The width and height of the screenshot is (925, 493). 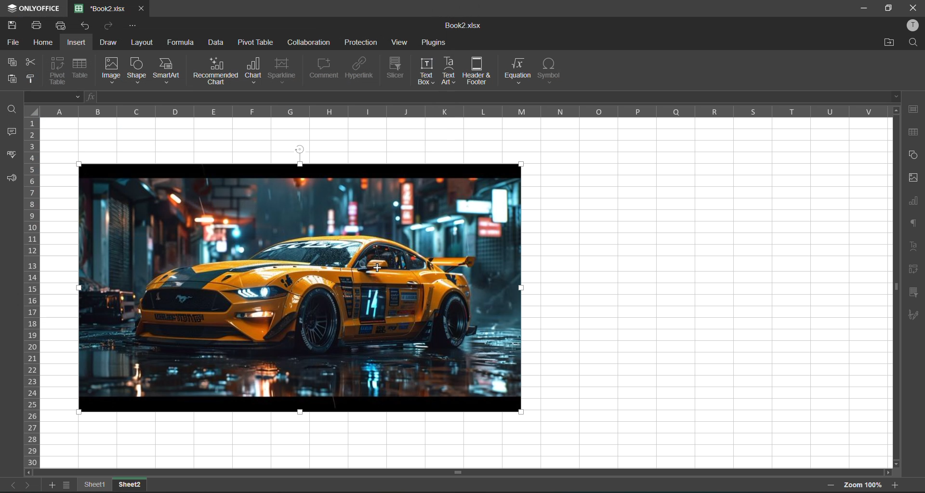 What do you see at coordinates (914, 293) in the screenshot?
I see `slicer` at bounding box center [914, 293].